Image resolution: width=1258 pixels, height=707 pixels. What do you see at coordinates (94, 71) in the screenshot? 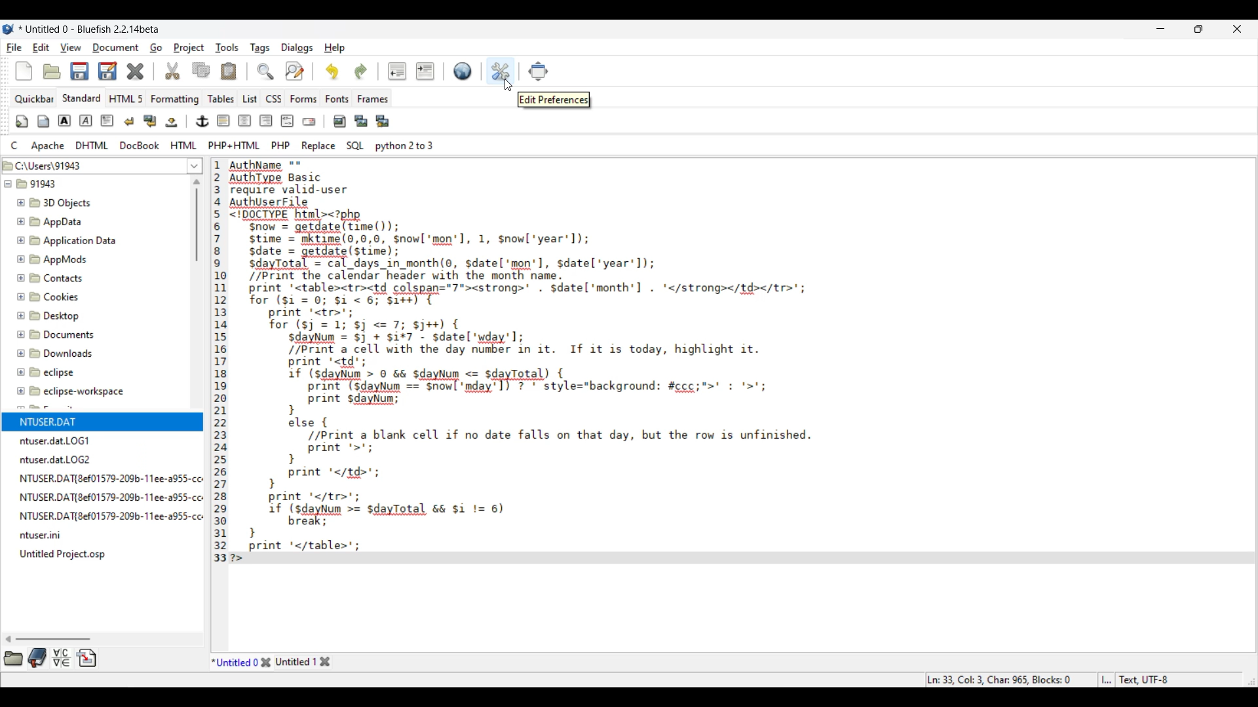
I see `Save options` at bounding box center [94, 71].